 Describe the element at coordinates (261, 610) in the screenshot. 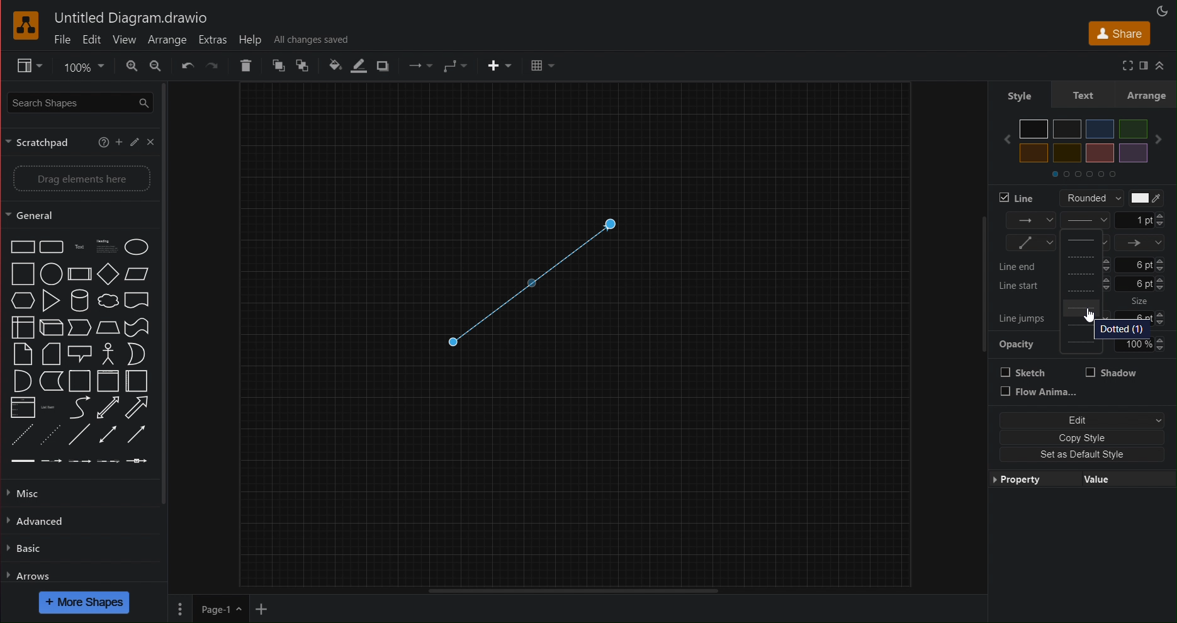

I see `add page` at that location.